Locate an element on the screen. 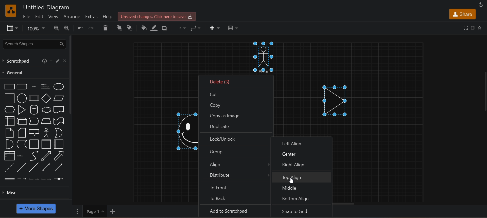 Image resolution: width=487 pixels, height=218 pixels. hexagon is located at coordinates (9, 110).